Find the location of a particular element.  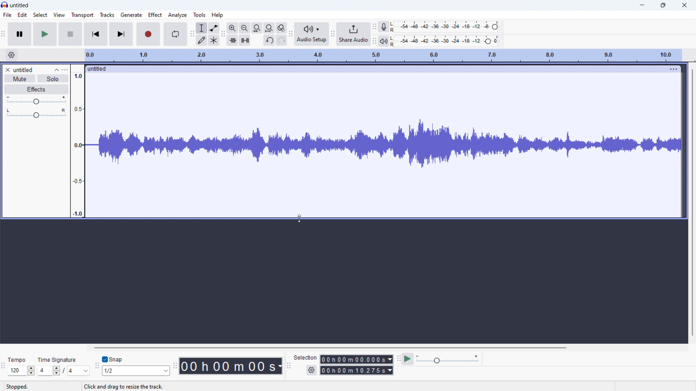

vertical scrollbar is located at coordinates (693, 202).